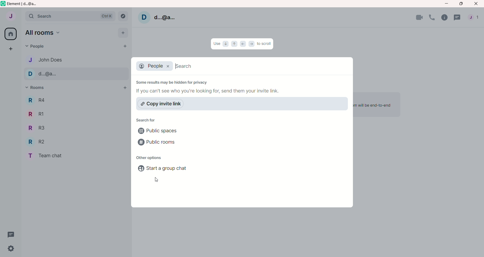 This screenshot has height=257, width=484. What do you see at coordinates (234, 44) in the screenshot?
I see `up arrow icon` at bounding box center [234, 44].